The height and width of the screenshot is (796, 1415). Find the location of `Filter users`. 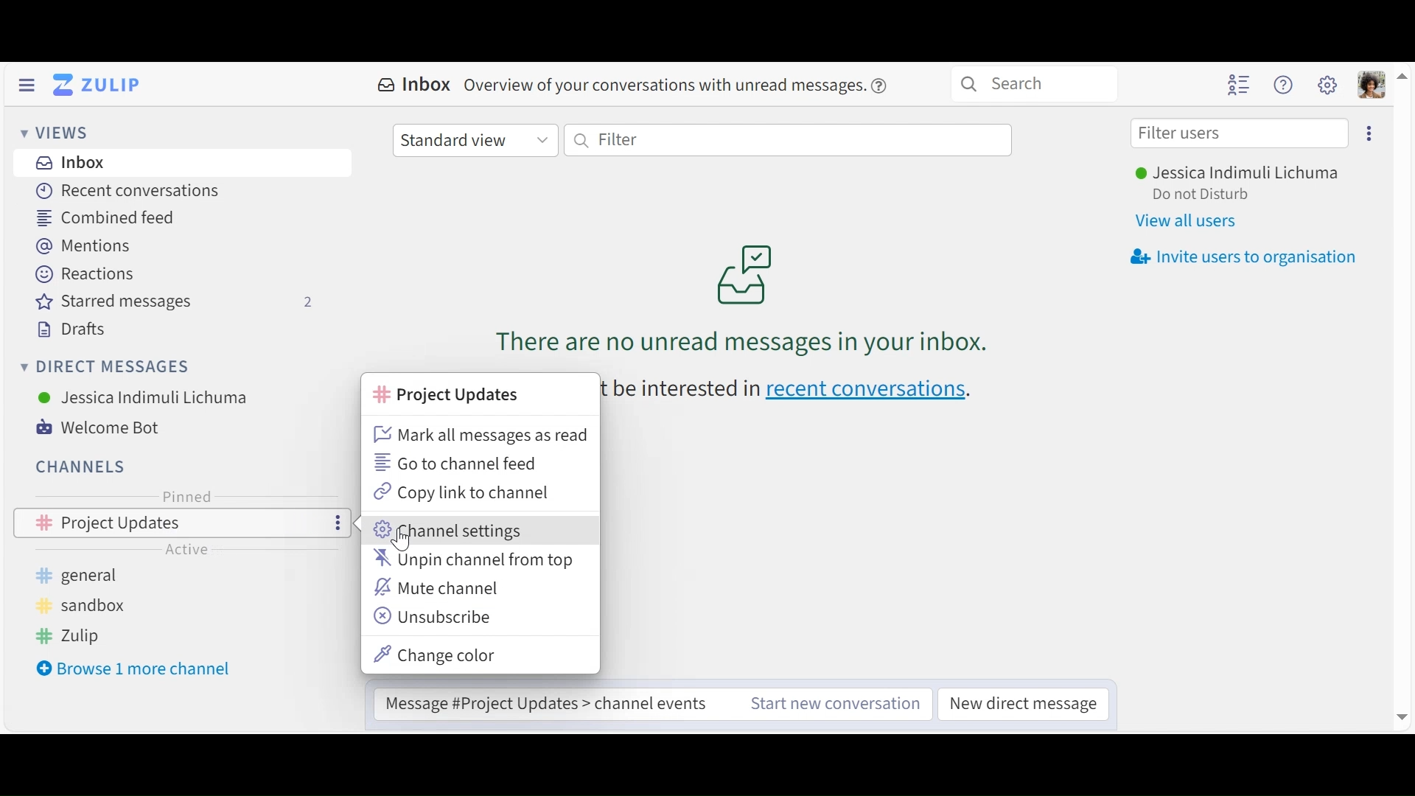

Filter users is located at coordinates (1240, 133).